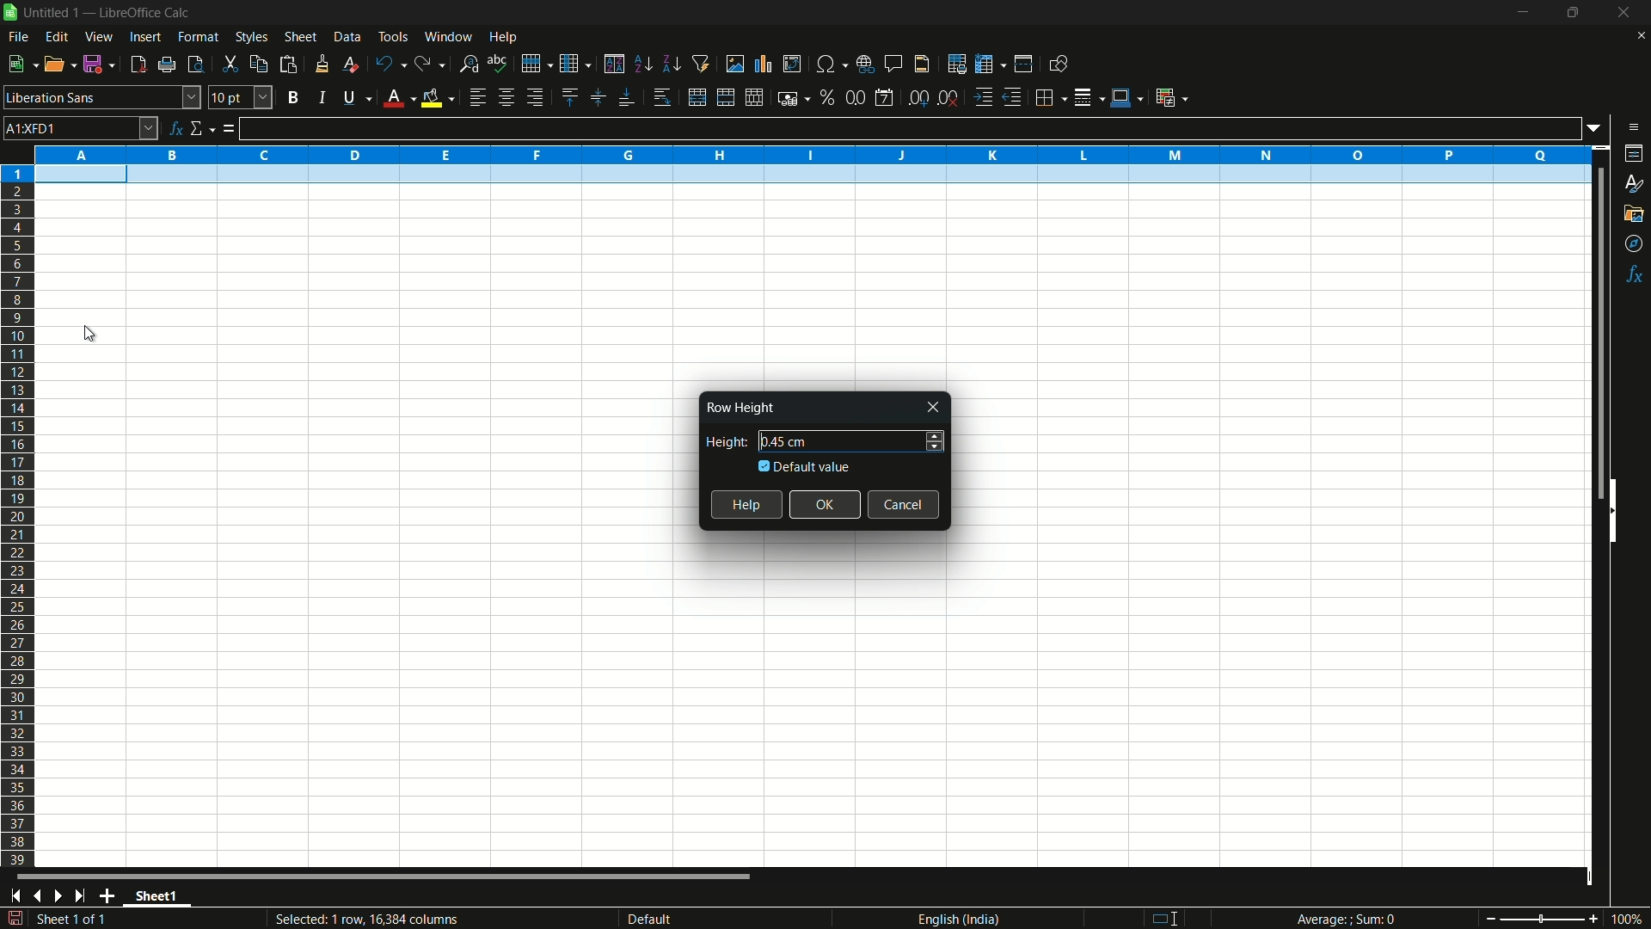 This screenshot has height=929, width=1651. What do you see at coordinates (322, 64) in the screenshot?
I see `clone formatting` at bounding box center [322, 64].